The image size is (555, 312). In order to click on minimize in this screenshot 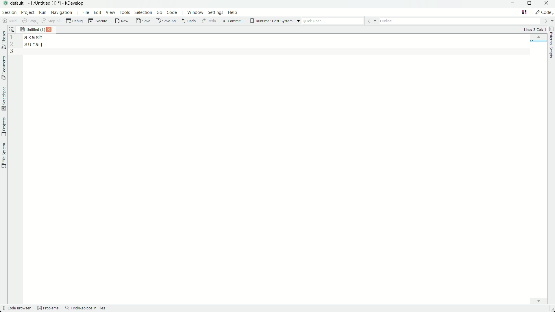, I will do `click(513, 4)`.